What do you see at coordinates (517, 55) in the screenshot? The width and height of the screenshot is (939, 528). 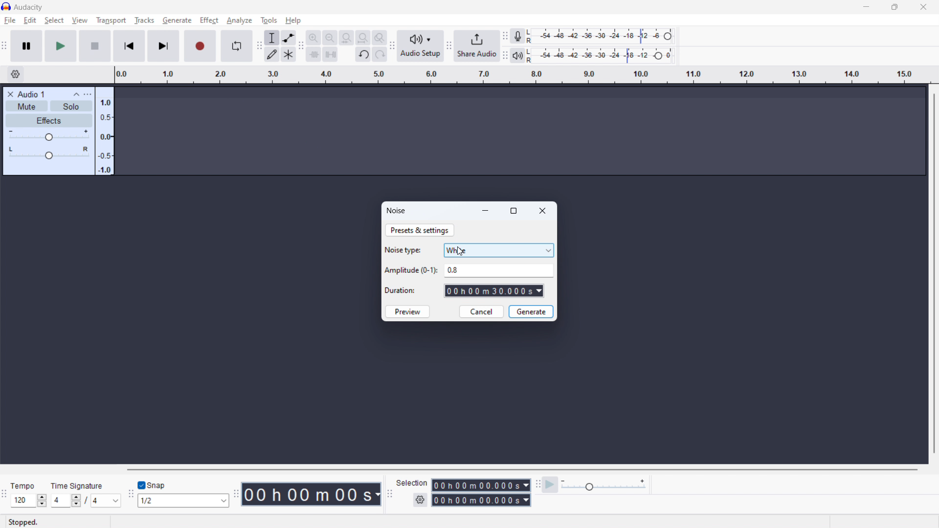 I see `playback meter ` at bounding box center [517, 55].